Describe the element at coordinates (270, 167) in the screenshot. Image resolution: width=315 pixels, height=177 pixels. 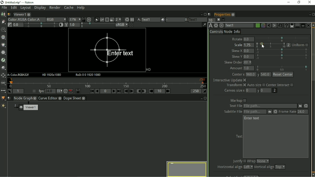
I see `Vertical align` at that location.